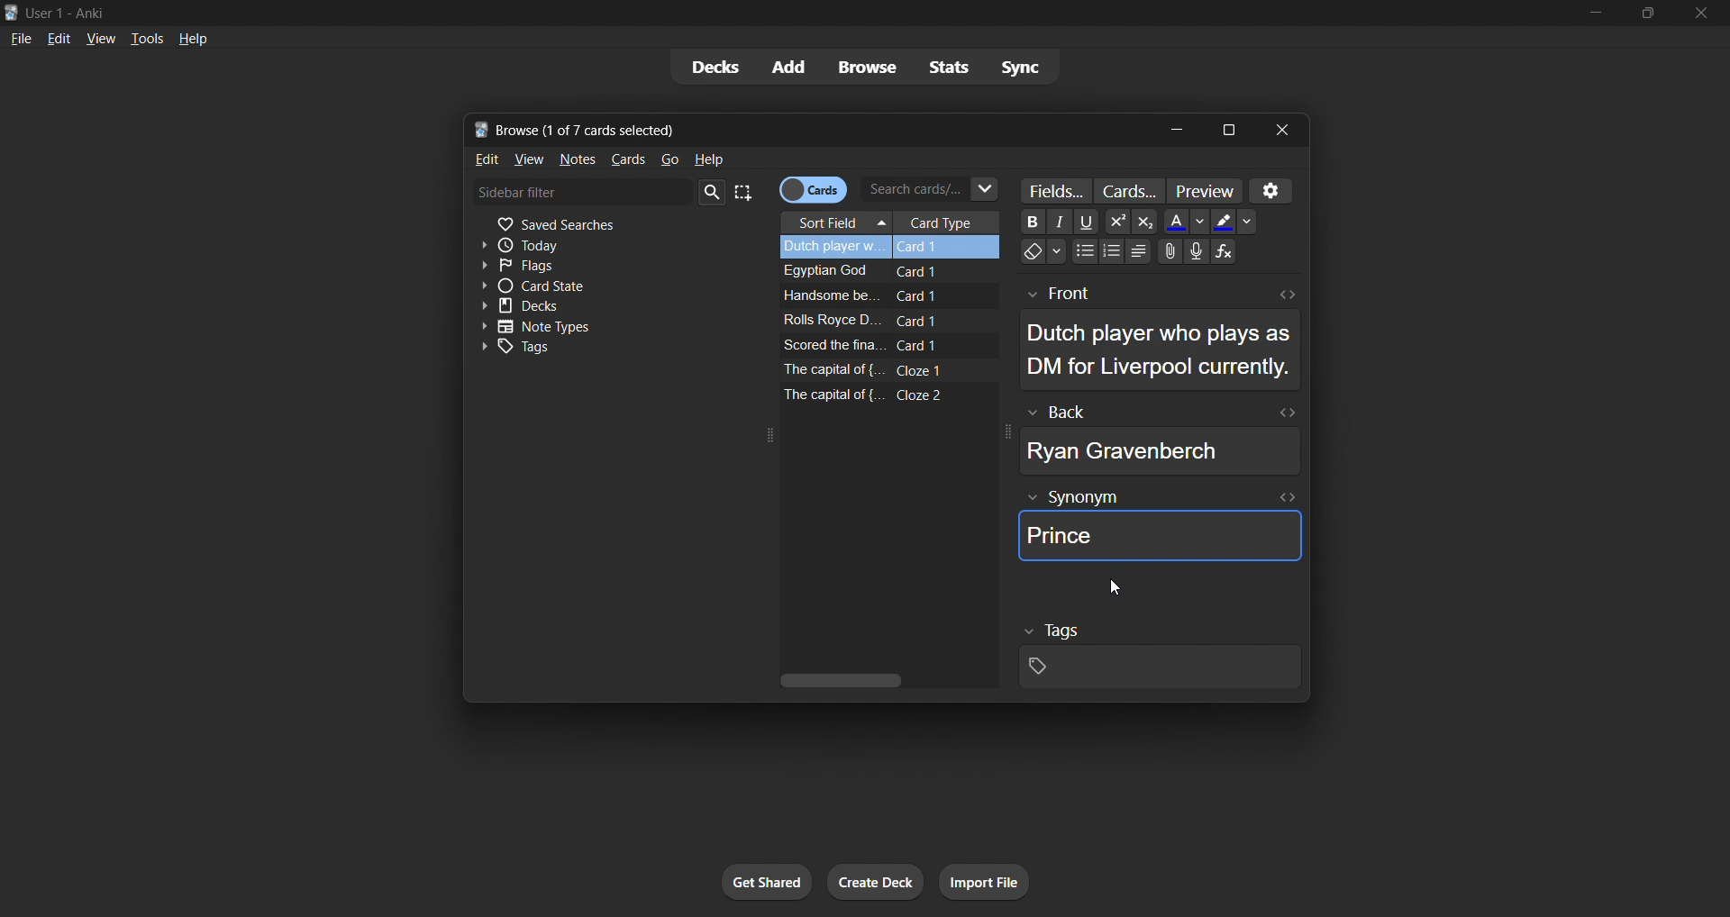  What do you see at coordinates (888, 248) in the screenshot?
I see `selected card` at bounding box center [888, 248].